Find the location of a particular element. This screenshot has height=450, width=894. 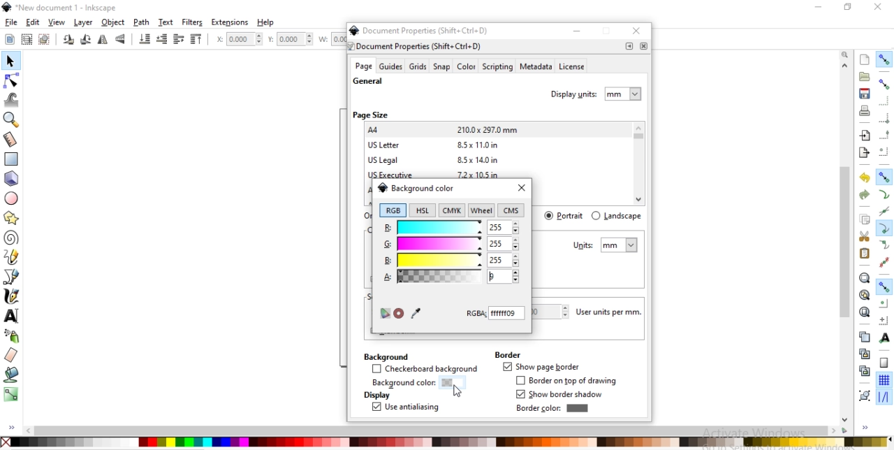

zoom to fit page is located at coordinates (864, 312).